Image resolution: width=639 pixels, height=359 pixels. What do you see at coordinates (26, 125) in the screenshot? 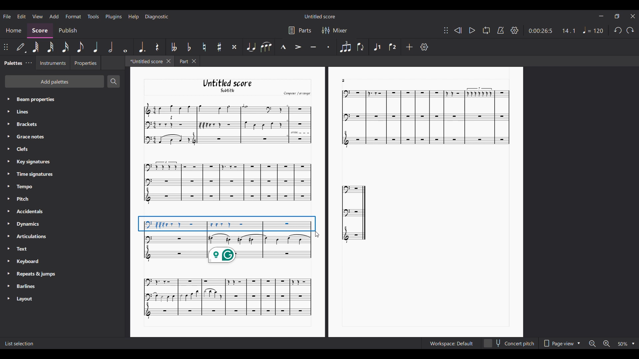
I see `» Brackets` at bounding box center [26, 125].